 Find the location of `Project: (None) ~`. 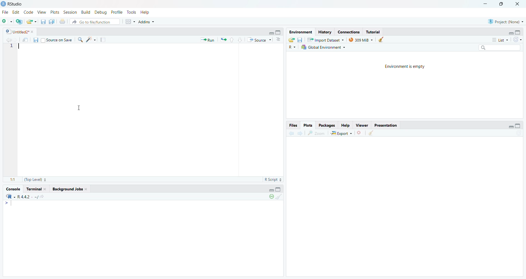

Project: (None) ~ is located at coordinates (505, 21).